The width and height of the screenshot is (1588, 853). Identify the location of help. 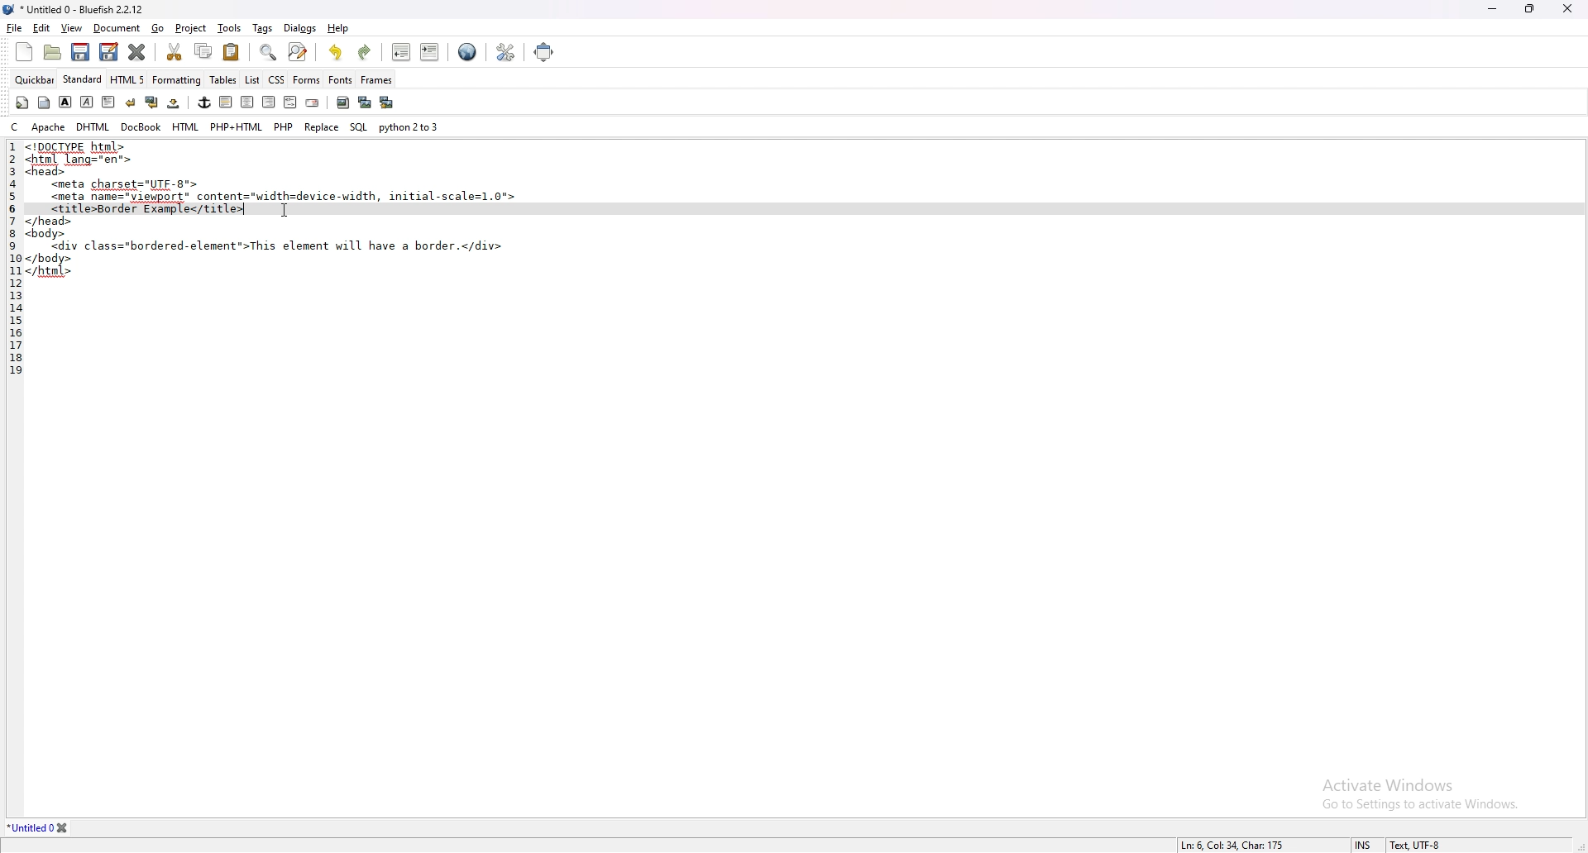
(339, 27).